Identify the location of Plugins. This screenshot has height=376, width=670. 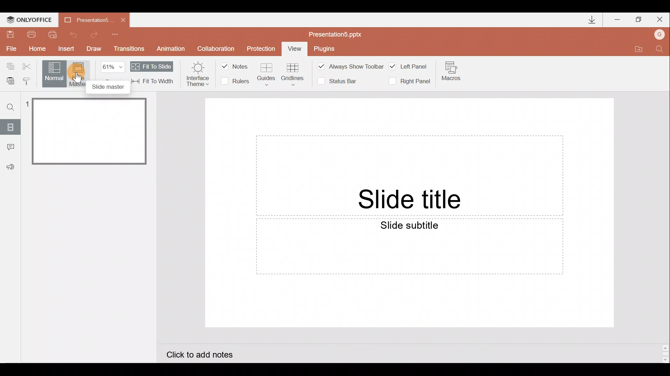
(325, 48).